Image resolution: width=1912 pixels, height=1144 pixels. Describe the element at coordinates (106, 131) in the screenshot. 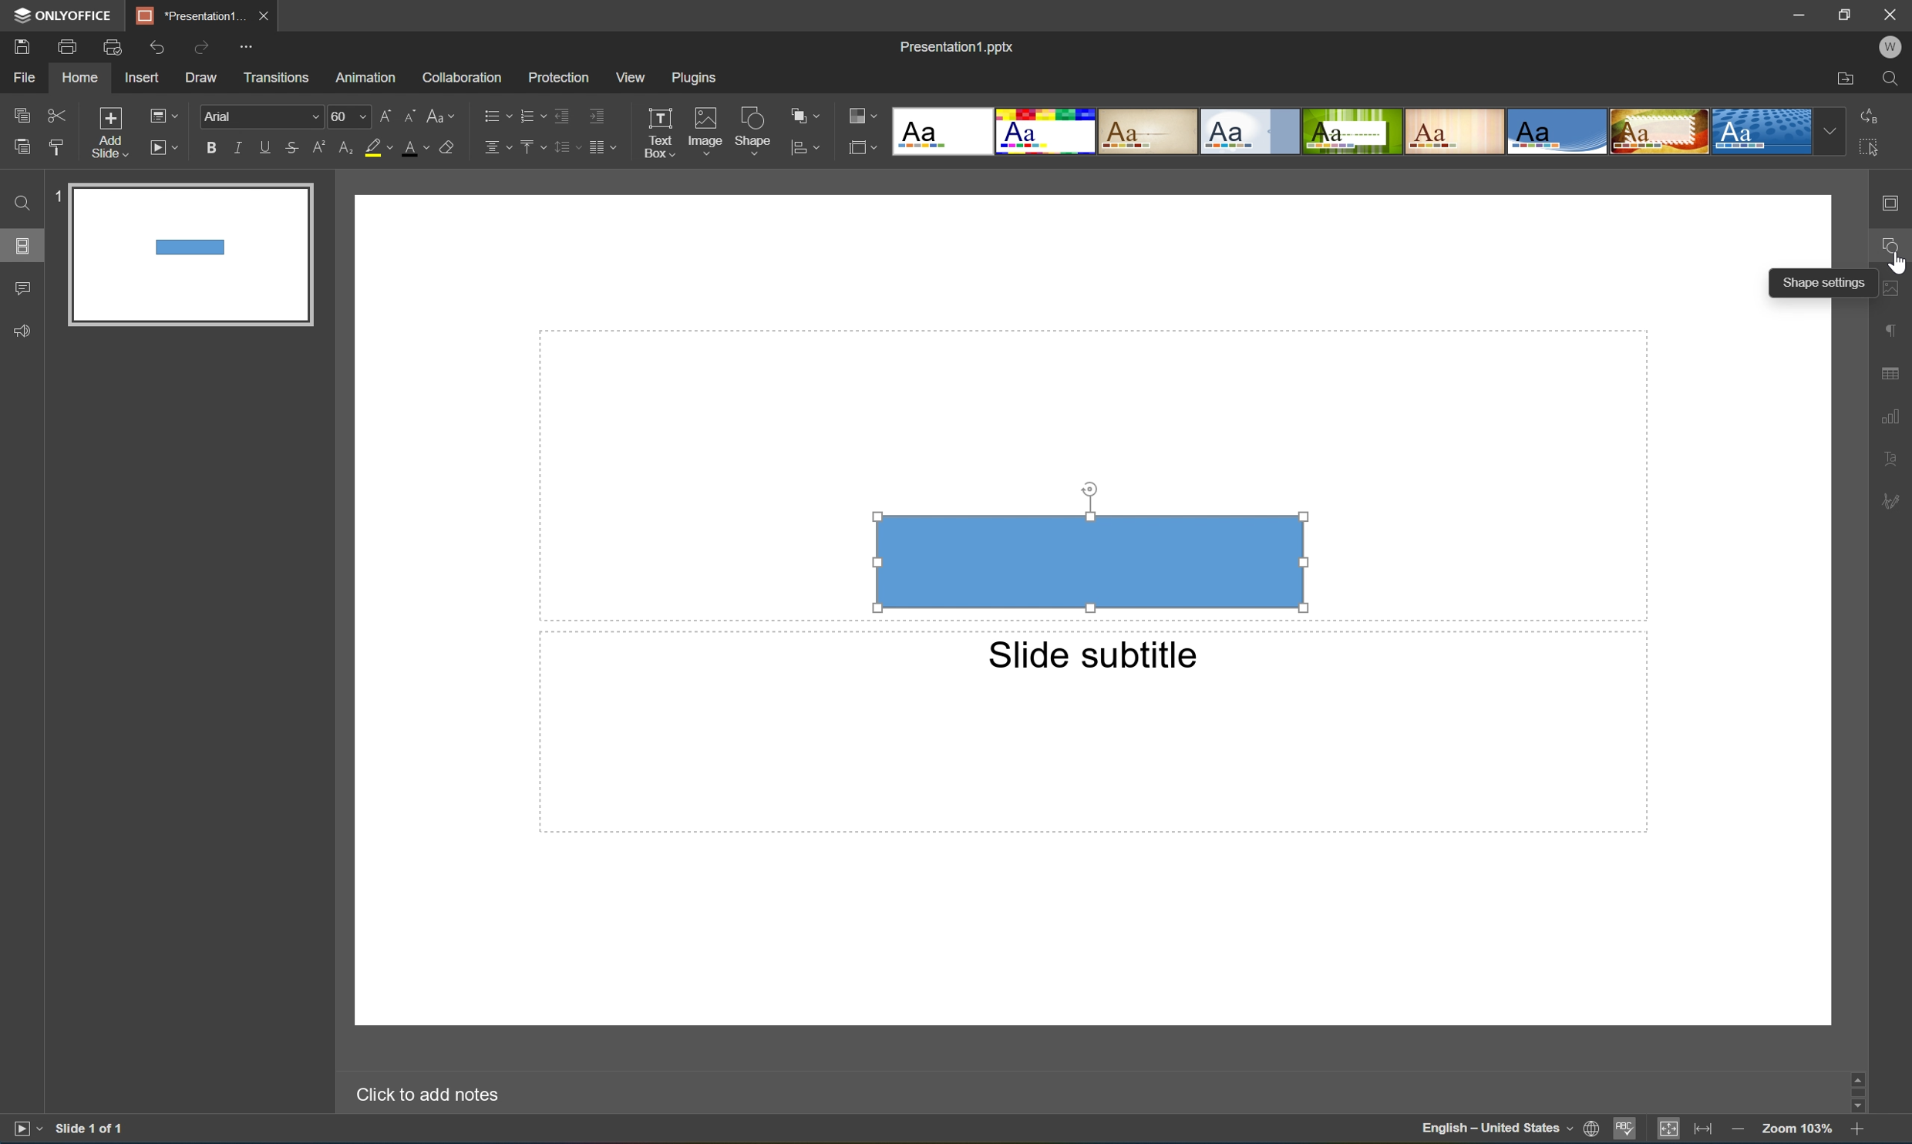

I see `Add slide` at that location.